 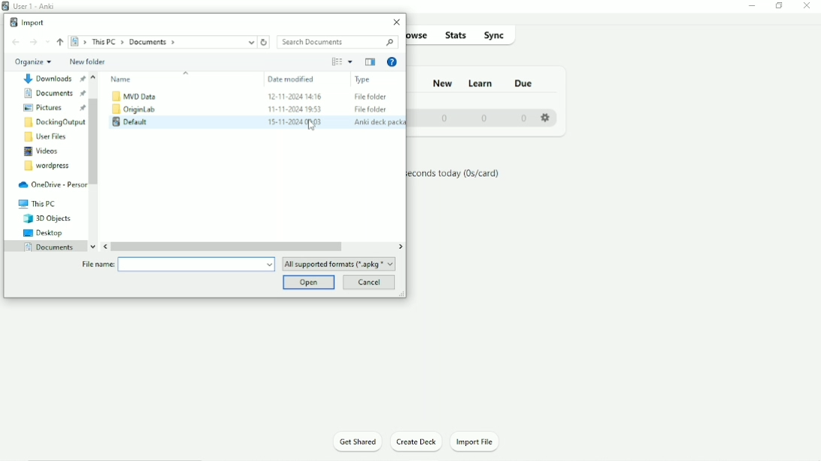 What do you see at coordinates (26, 22) in the screenshot?
I see `Import` at bounding box center [26, 22].